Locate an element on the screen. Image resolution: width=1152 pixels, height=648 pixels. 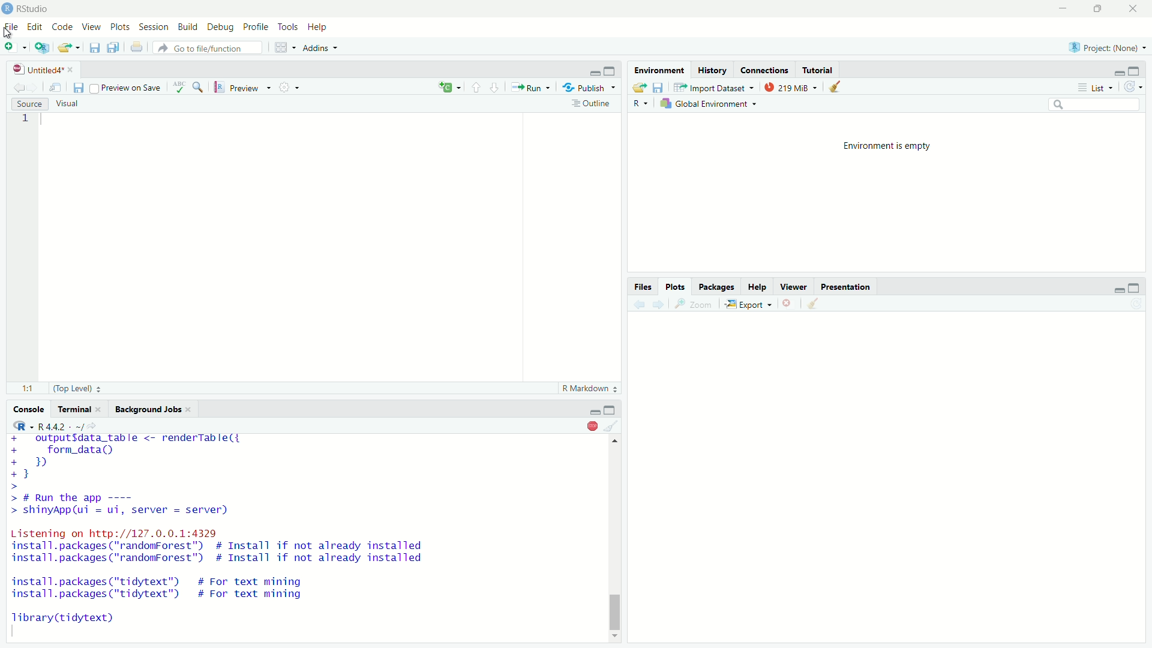
load workspace is located at coordinates (641, 88).